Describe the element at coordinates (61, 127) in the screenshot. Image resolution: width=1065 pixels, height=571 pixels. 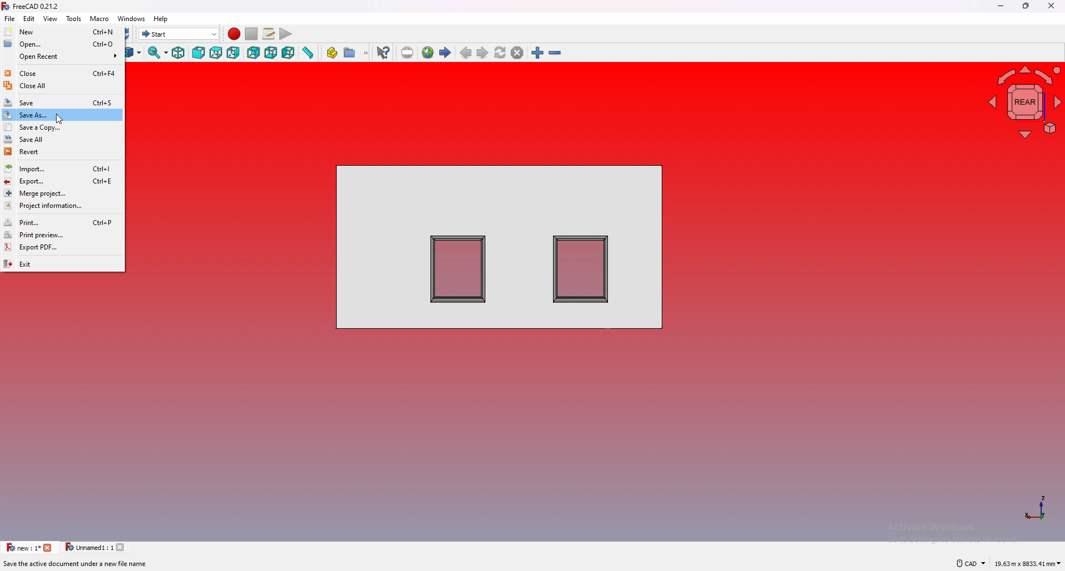
I see `save a copy` at that location.